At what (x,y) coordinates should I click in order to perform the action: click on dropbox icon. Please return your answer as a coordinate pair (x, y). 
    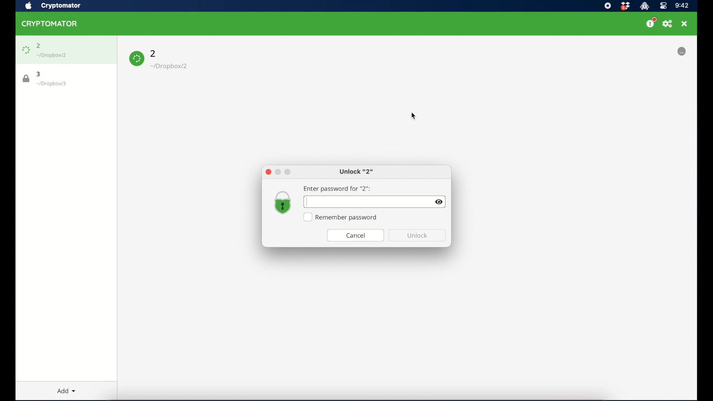
    Looking at the image, I should click on (625, 6).